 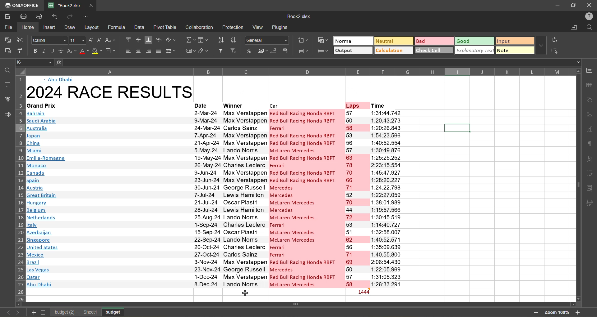 I want to click on decrement size, so click(x=100, y=40).